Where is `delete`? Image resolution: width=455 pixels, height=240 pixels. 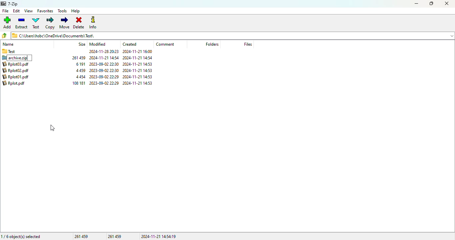
delete is located at coordinates (79, 23).